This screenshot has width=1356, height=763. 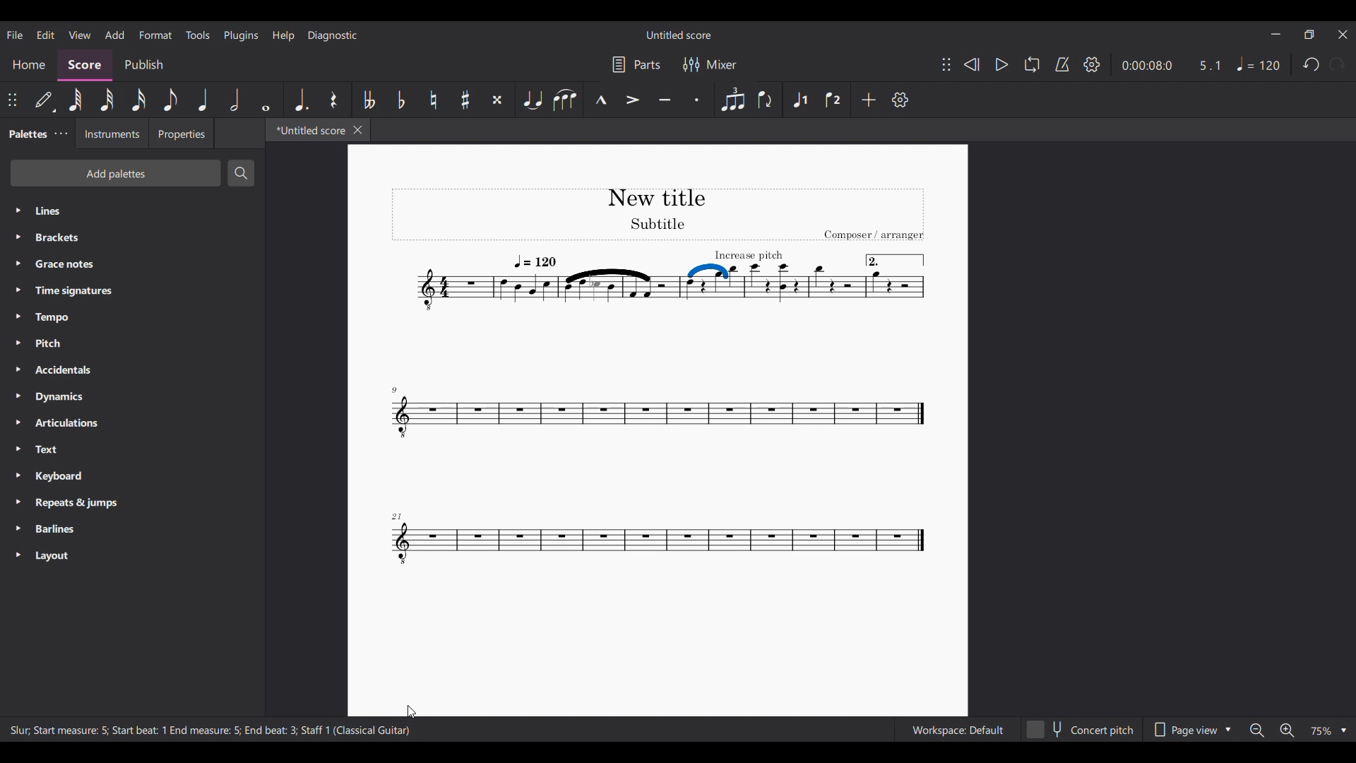 What do you see at coordinates (170, 100) in the screenshot?
I see `8th note` at bounding box center [170, 100].